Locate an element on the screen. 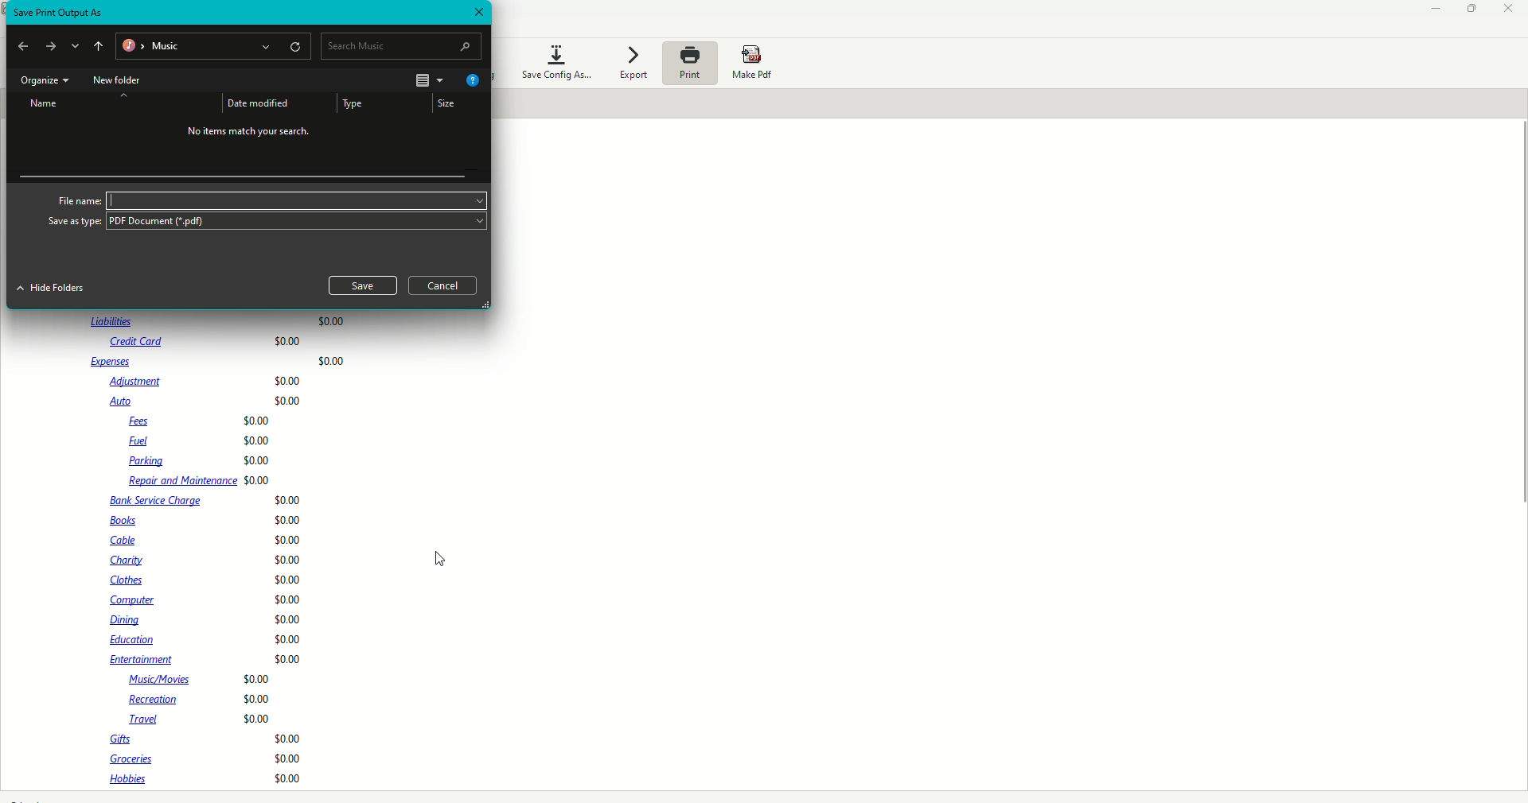 The width and height of the screenshot is (1528, 803). Restore is located at coordinates (1473, 8).